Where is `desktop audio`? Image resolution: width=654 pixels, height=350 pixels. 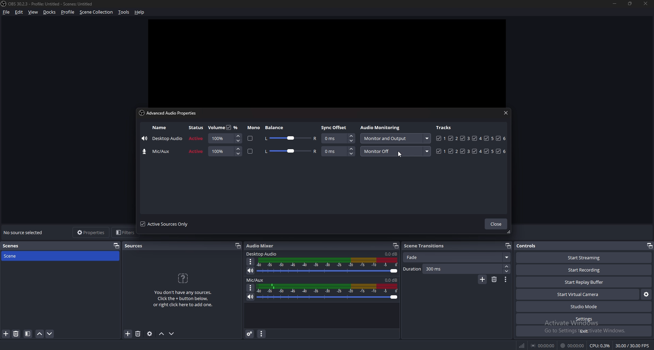
desktop audio is located at coordinates (262, 254).